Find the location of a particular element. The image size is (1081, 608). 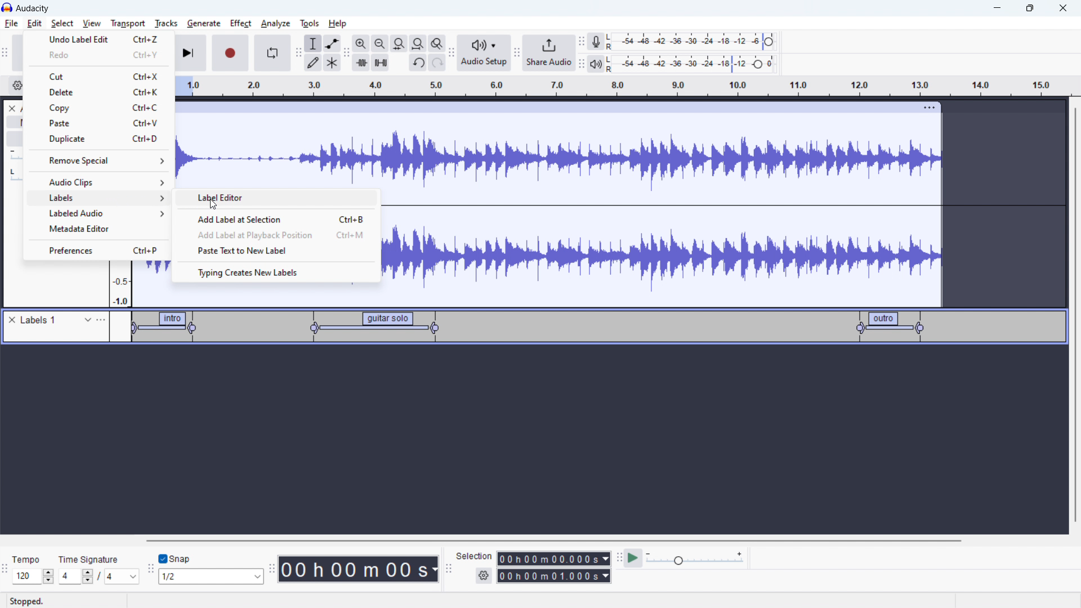

time signature toolbar is located at coordinates (7, 572).